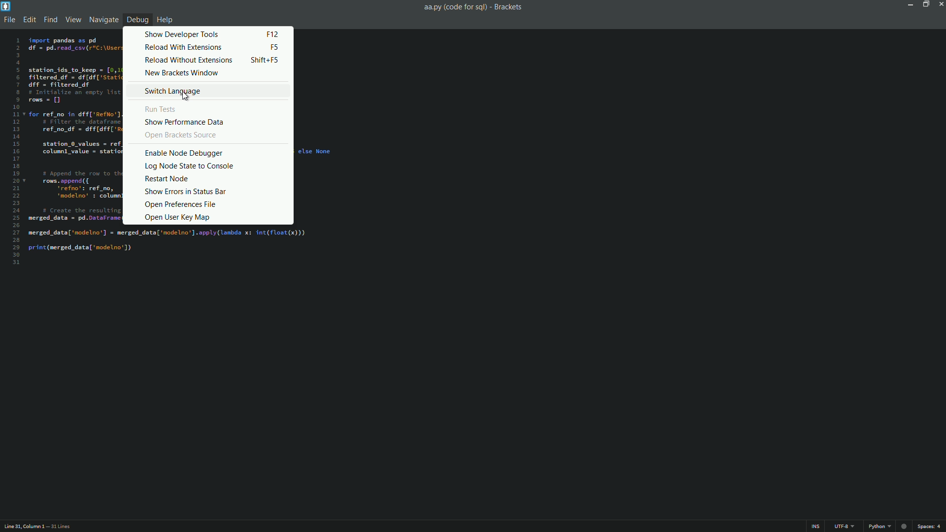 This screenshot has width=946, height=532. Describe the element at coordinates (51, 20) in the screenshot. I see `find menu` at that location.